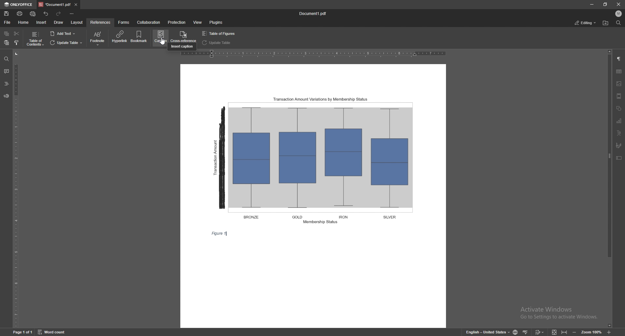  Describe the element at coordinates (77, 22) in the screenshot. I see `layout` at that location.